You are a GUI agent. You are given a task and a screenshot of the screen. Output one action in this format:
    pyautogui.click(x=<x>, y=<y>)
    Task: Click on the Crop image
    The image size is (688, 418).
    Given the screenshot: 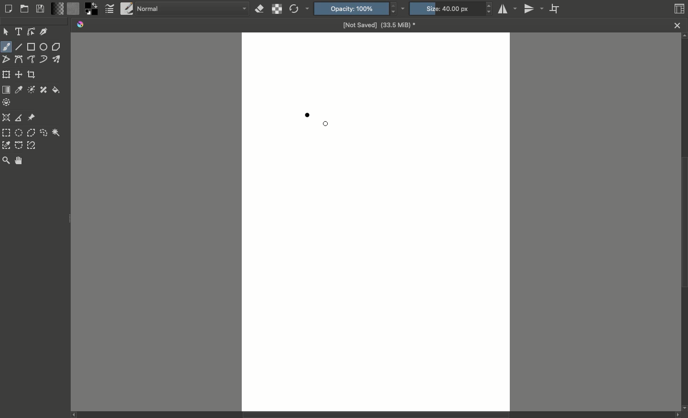 What is the action you would take?
    pyautogui.click(x=32, y=75)
    